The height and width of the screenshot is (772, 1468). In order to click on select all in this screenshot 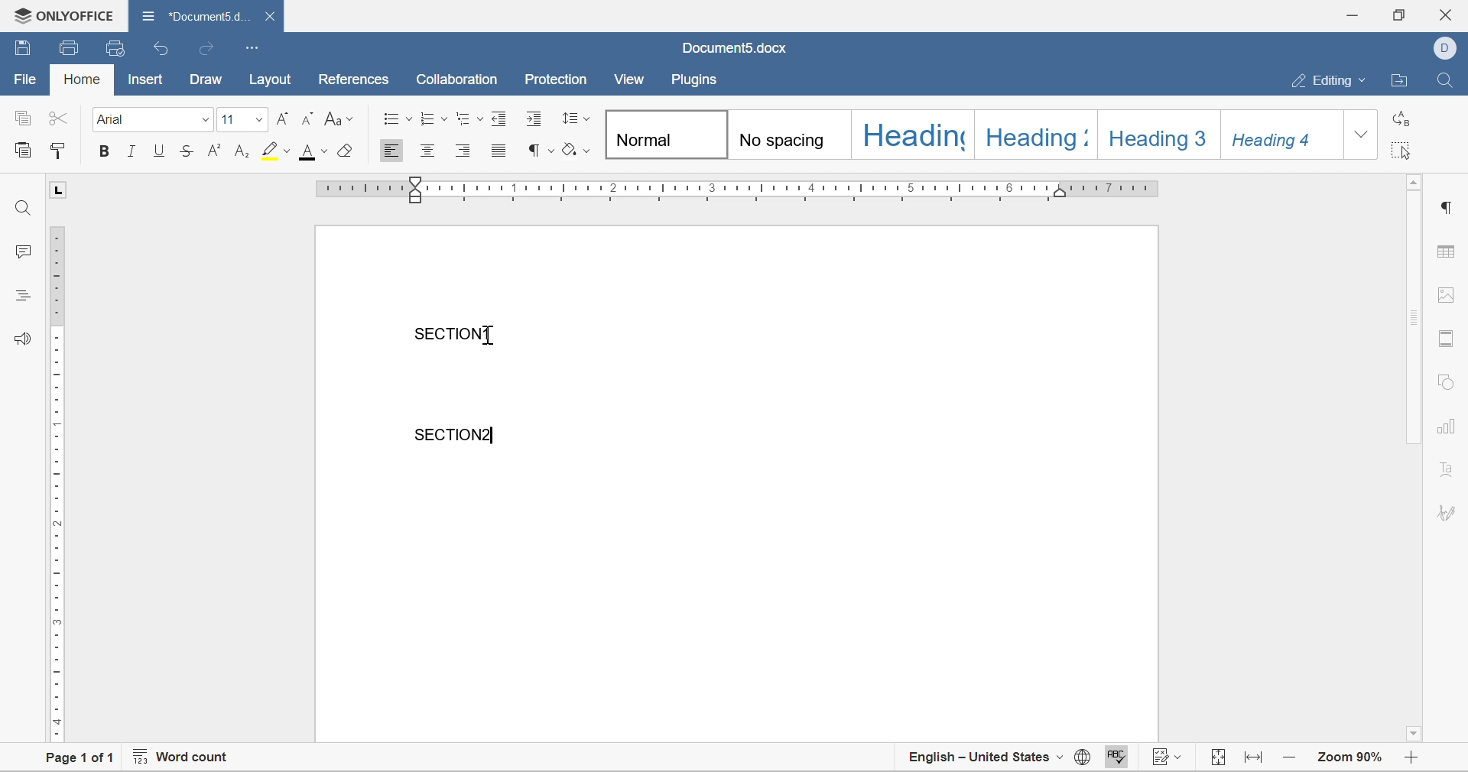, I will do `click(1401, 152)`.